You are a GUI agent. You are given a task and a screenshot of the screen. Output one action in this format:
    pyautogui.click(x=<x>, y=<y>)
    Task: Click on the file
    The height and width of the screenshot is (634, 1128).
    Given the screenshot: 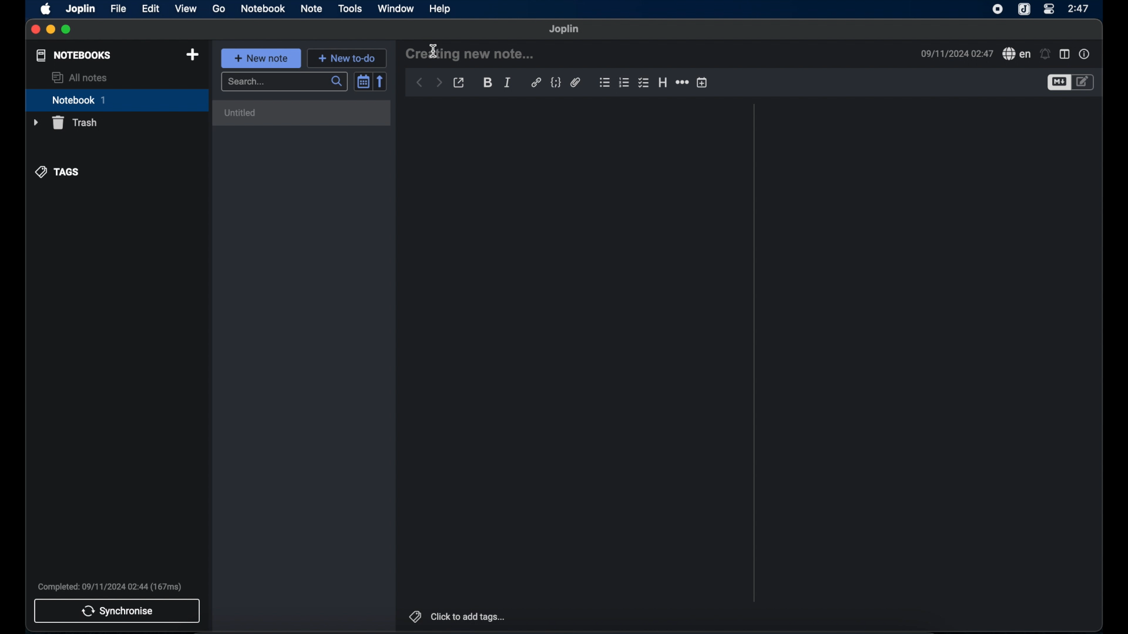 What is the action you would take?
    pyautogui.click(x=118, y=8)
    